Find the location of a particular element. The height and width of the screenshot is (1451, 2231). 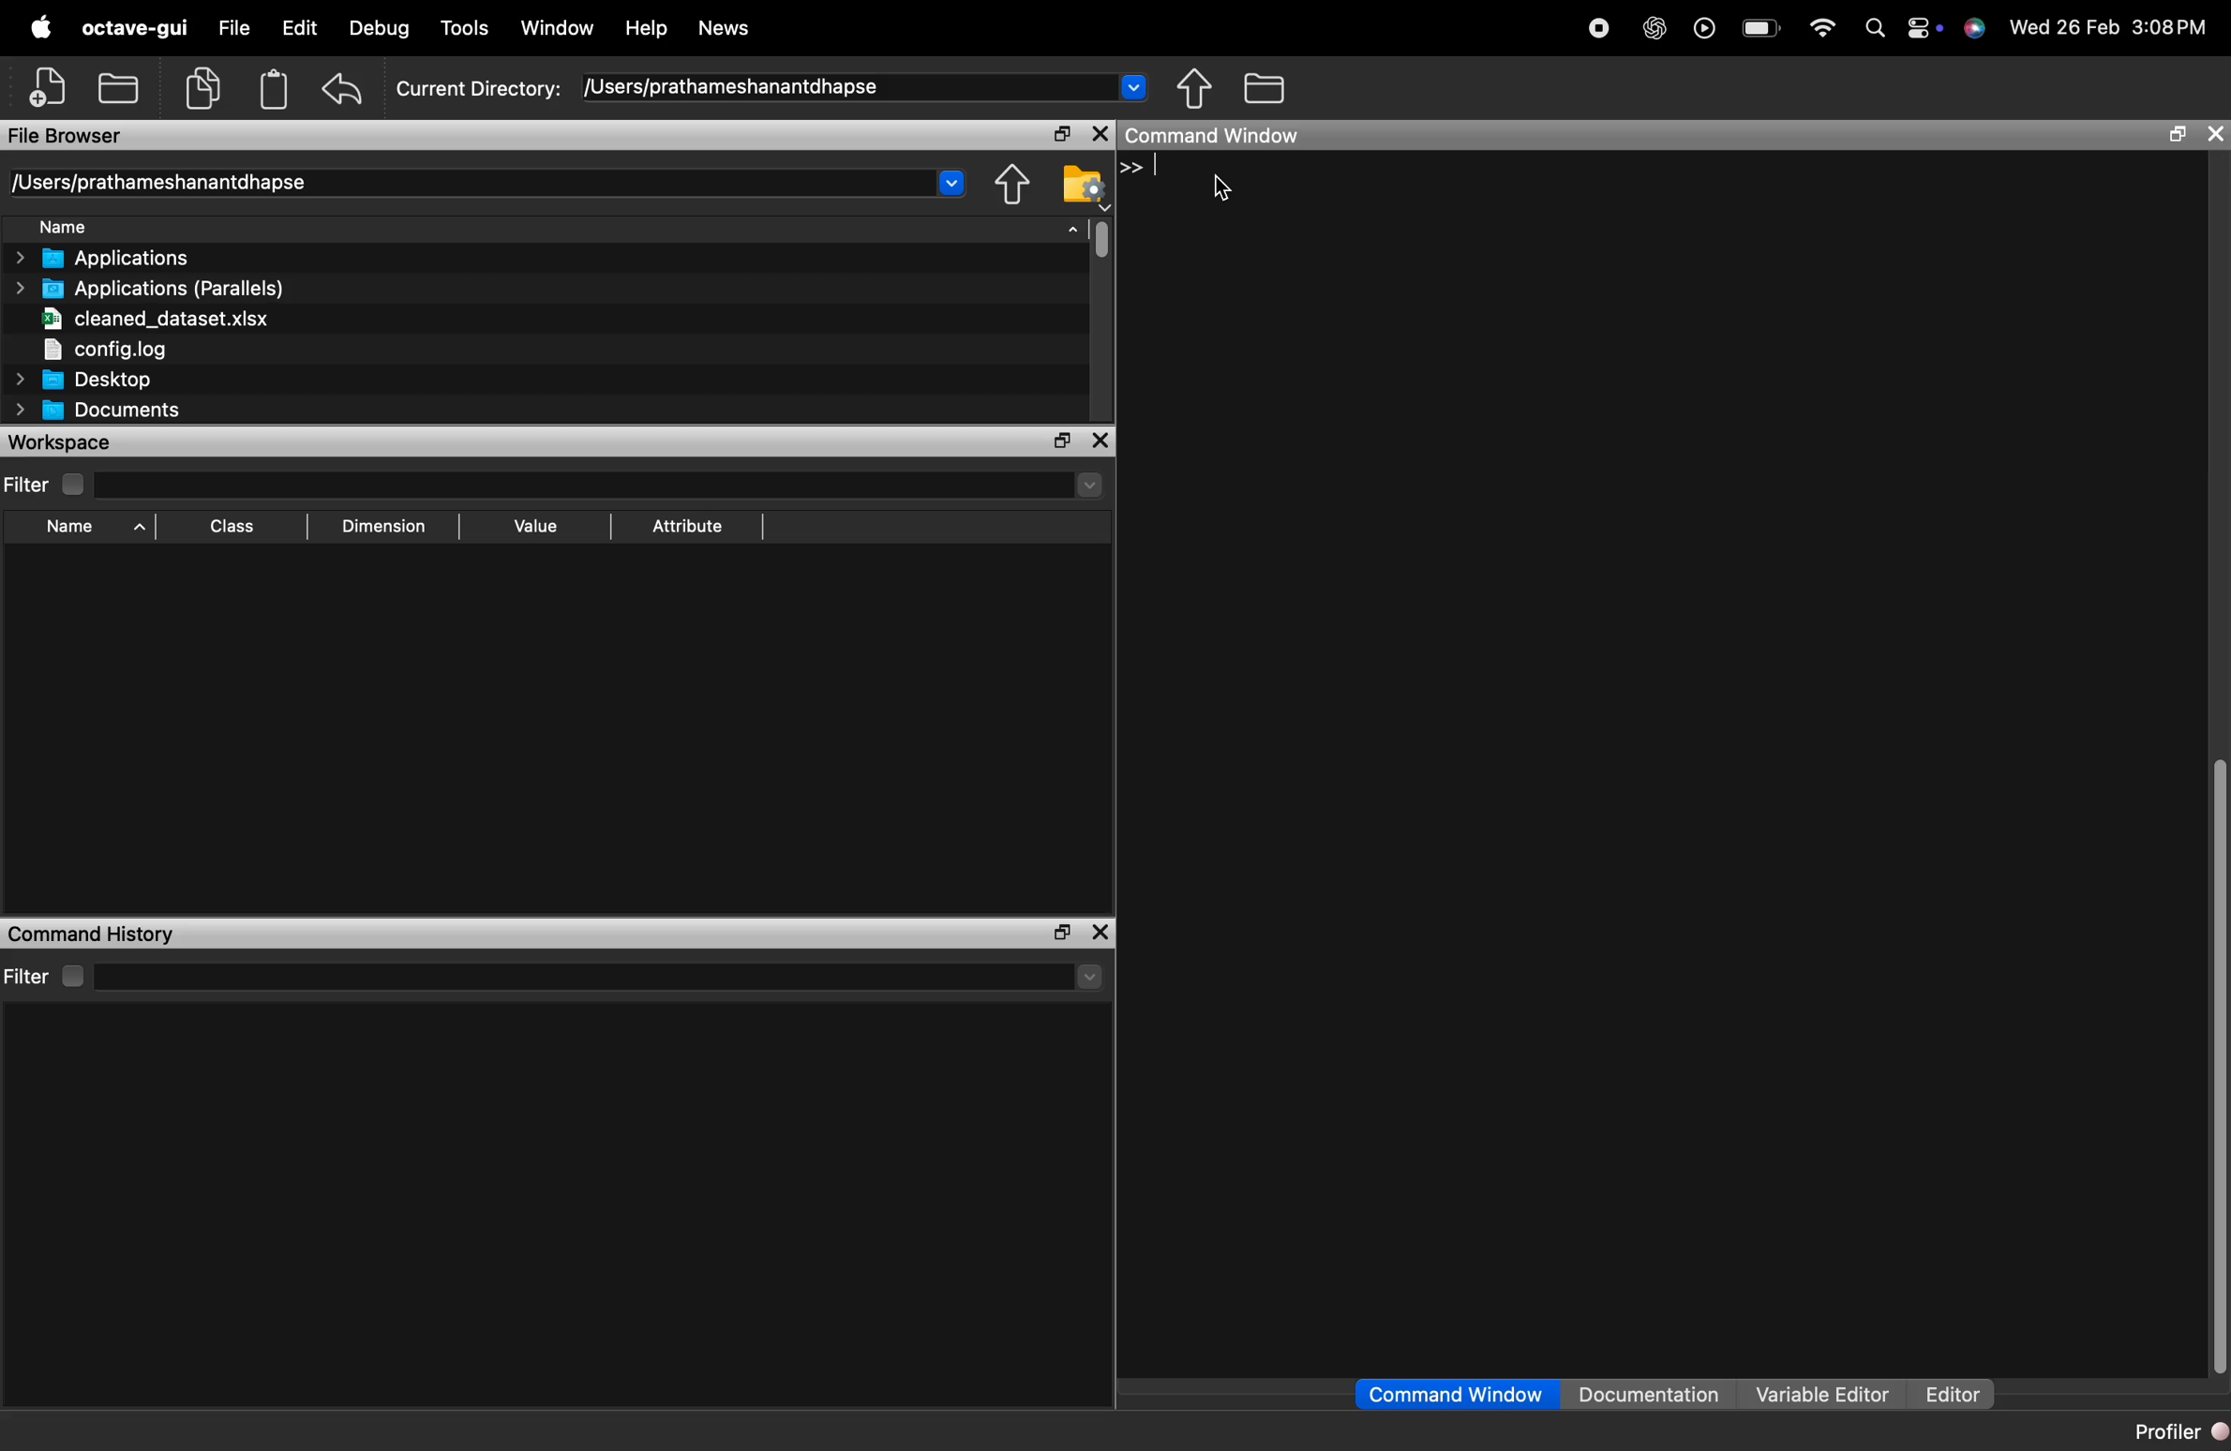

Dimension is located at coordinates (382, 524).